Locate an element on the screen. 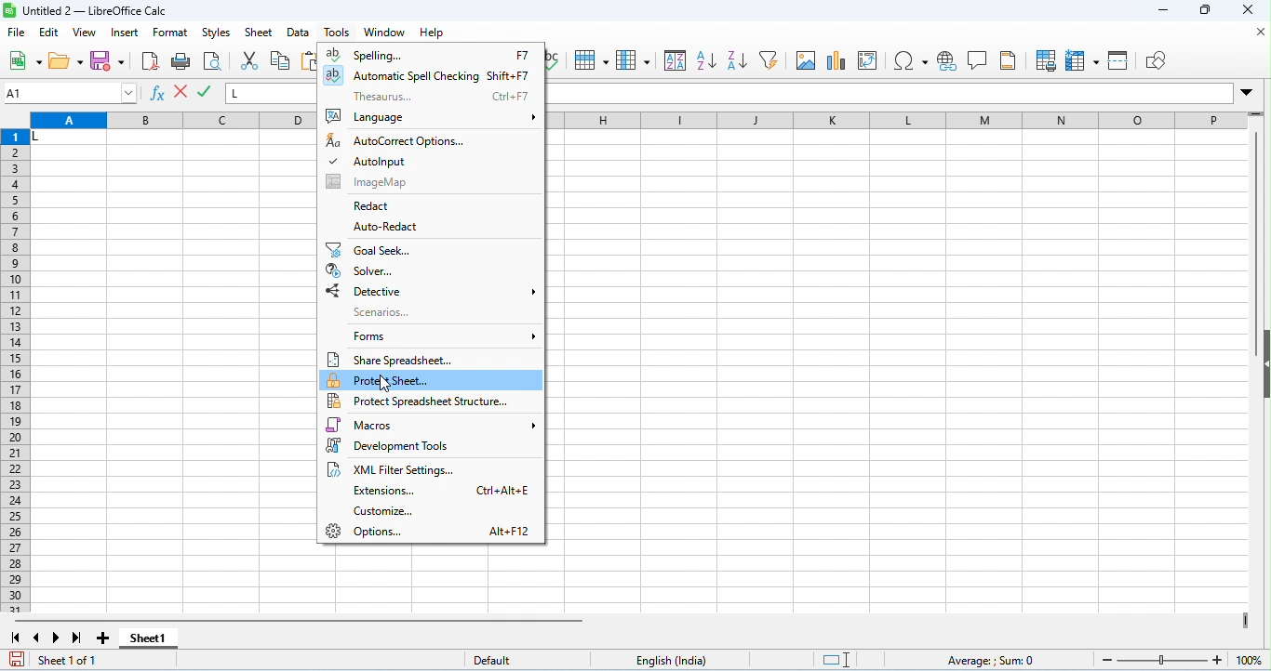  forms is located at coordinates (443, 335).